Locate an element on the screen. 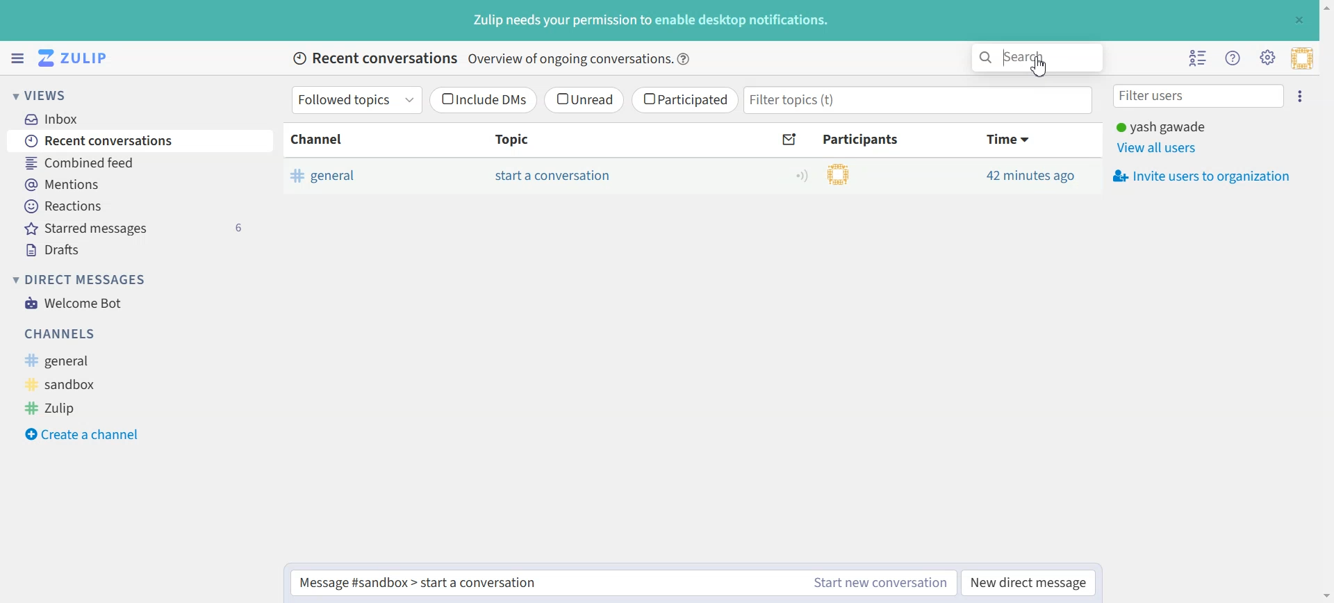 The width and height of the screenshot is (1334, 603). Mentions is located at coordinates (138, 184).